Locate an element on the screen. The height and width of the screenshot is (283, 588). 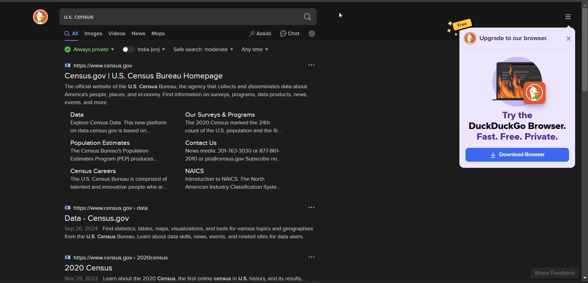
safe search options is located at coordinates (204, 49).